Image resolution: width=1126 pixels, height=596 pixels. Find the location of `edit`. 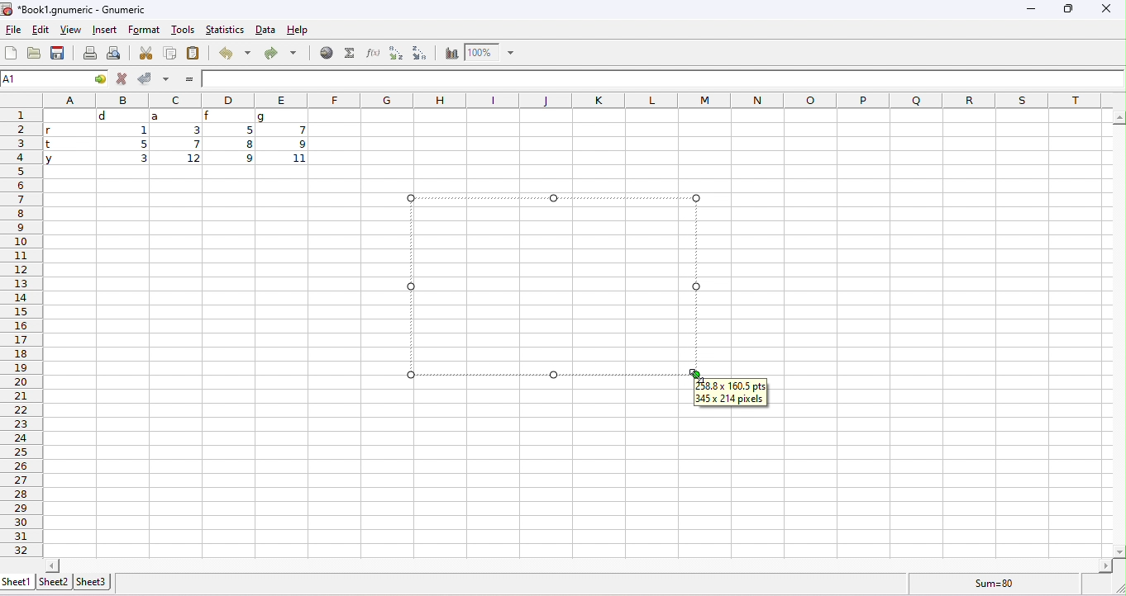

edit is located at coordinates (42, 31).